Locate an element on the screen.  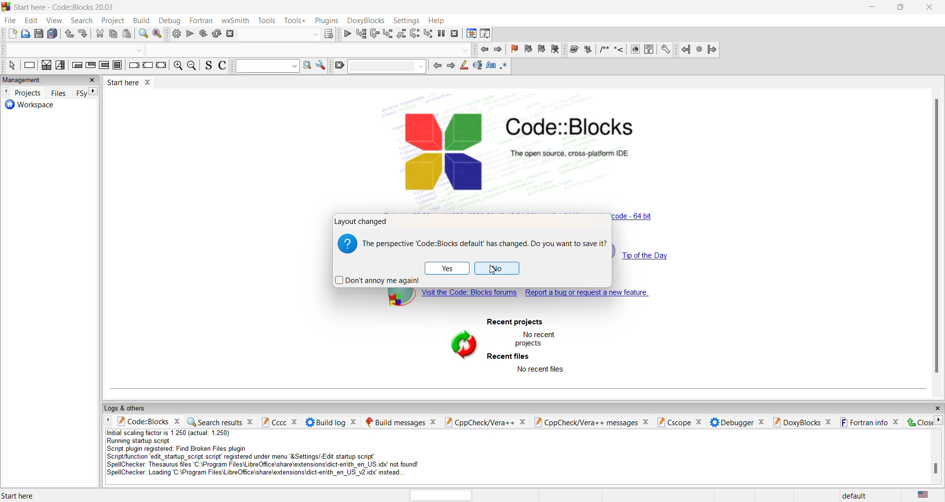
close is located at coordinates (931, 8).